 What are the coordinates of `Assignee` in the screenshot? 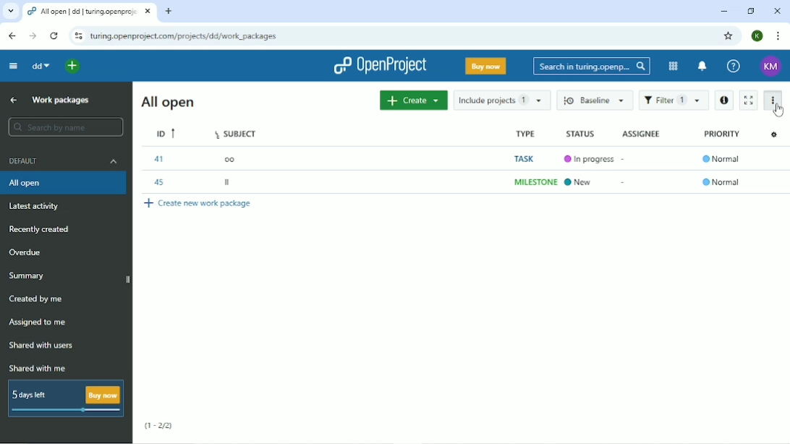 It's located at (642, 134).